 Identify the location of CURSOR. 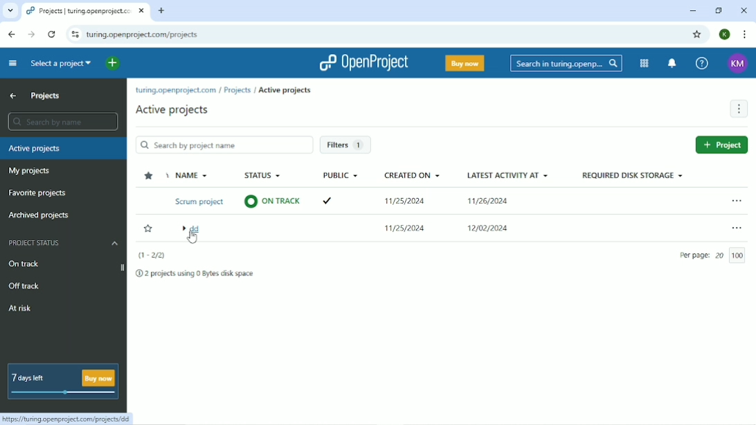
(192, 239).